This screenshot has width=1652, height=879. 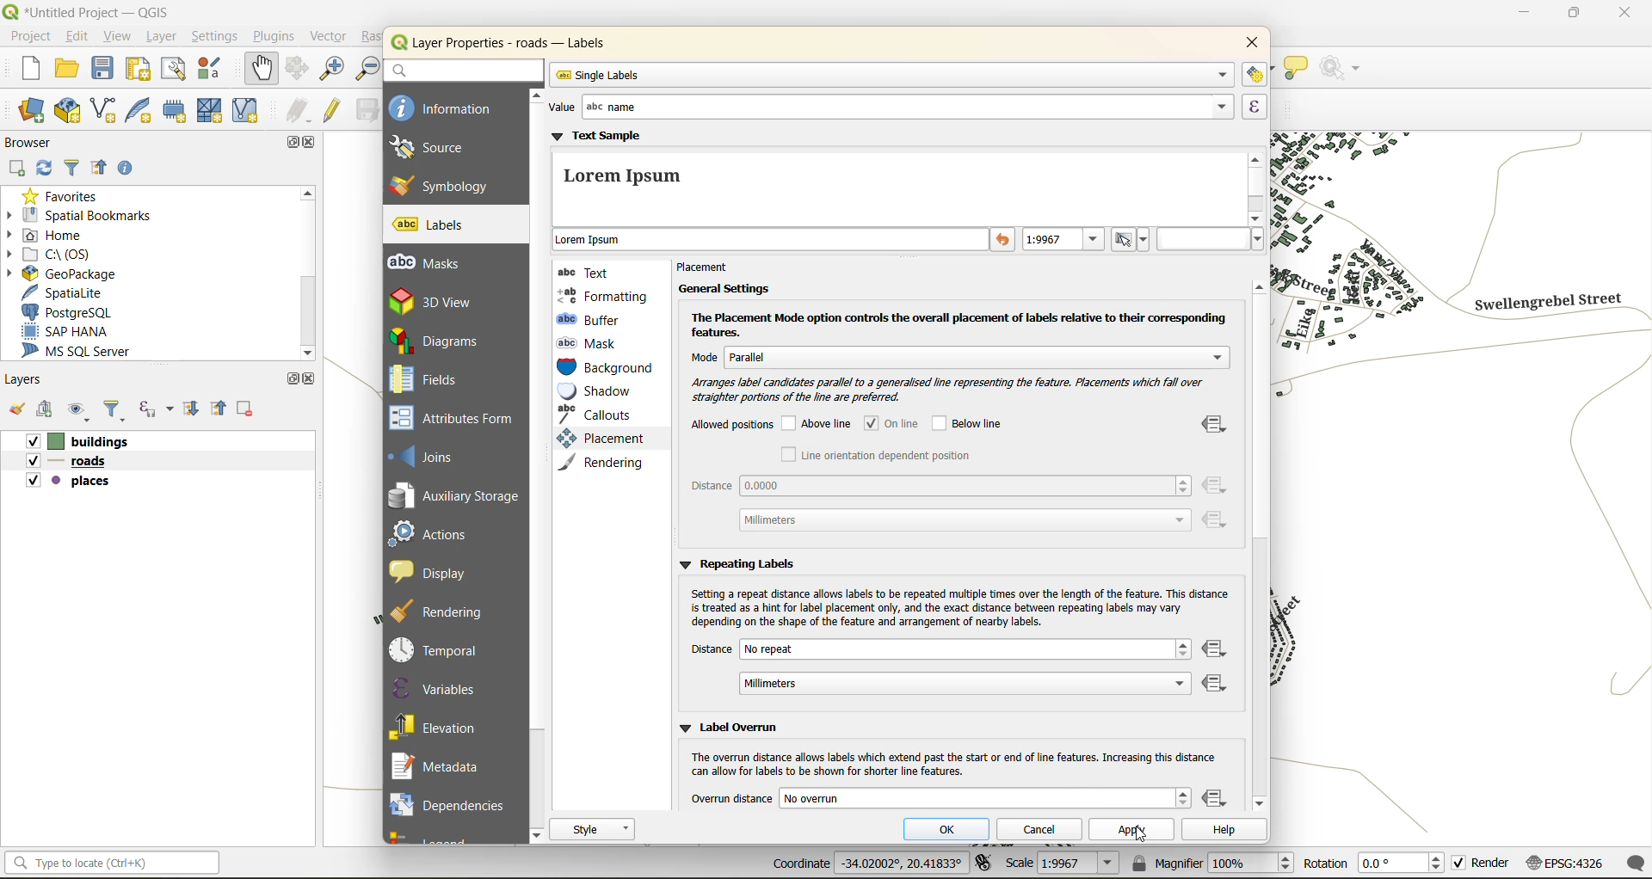 I want to click on preview text at specific map scale, so click(x=1065, y=242).